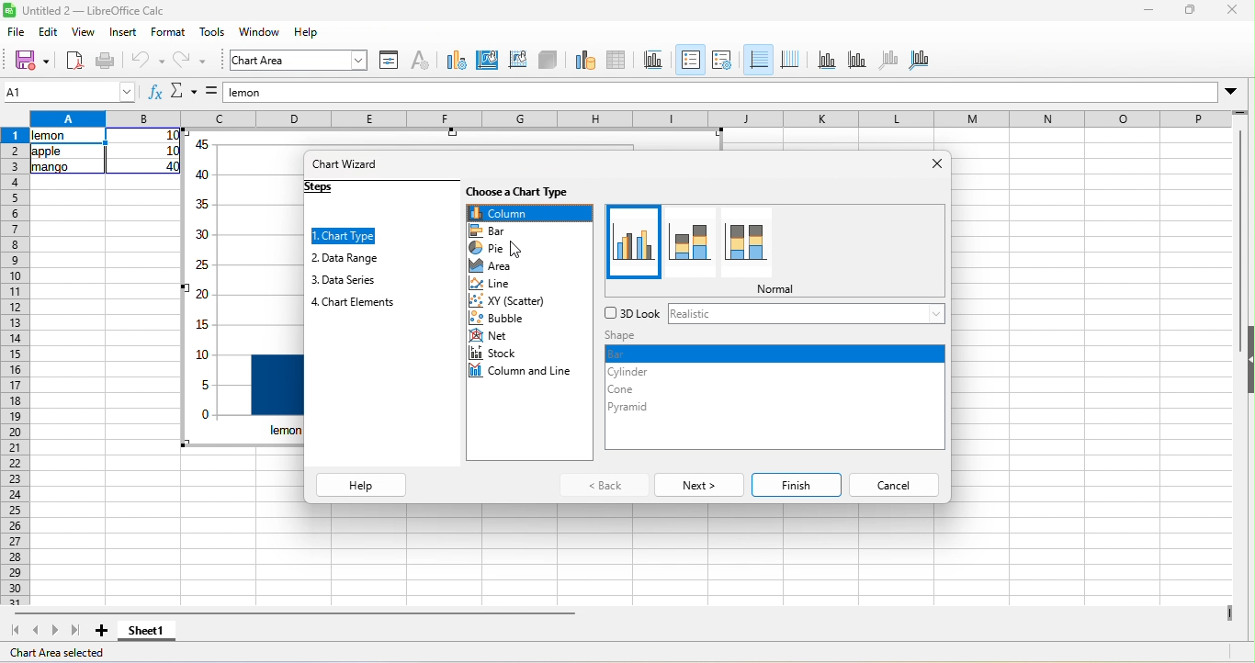  I want to click on help, so click(306, 33).